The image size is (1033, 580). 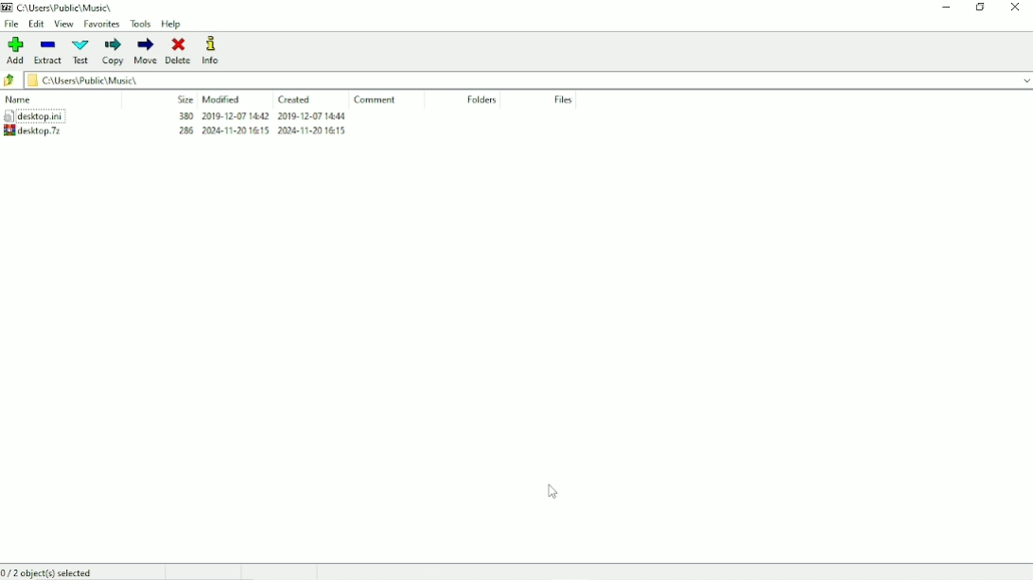 What do you see at coordinates (528, 79) in the screenshot?
I see `File location` at bounding box center [528, 79].